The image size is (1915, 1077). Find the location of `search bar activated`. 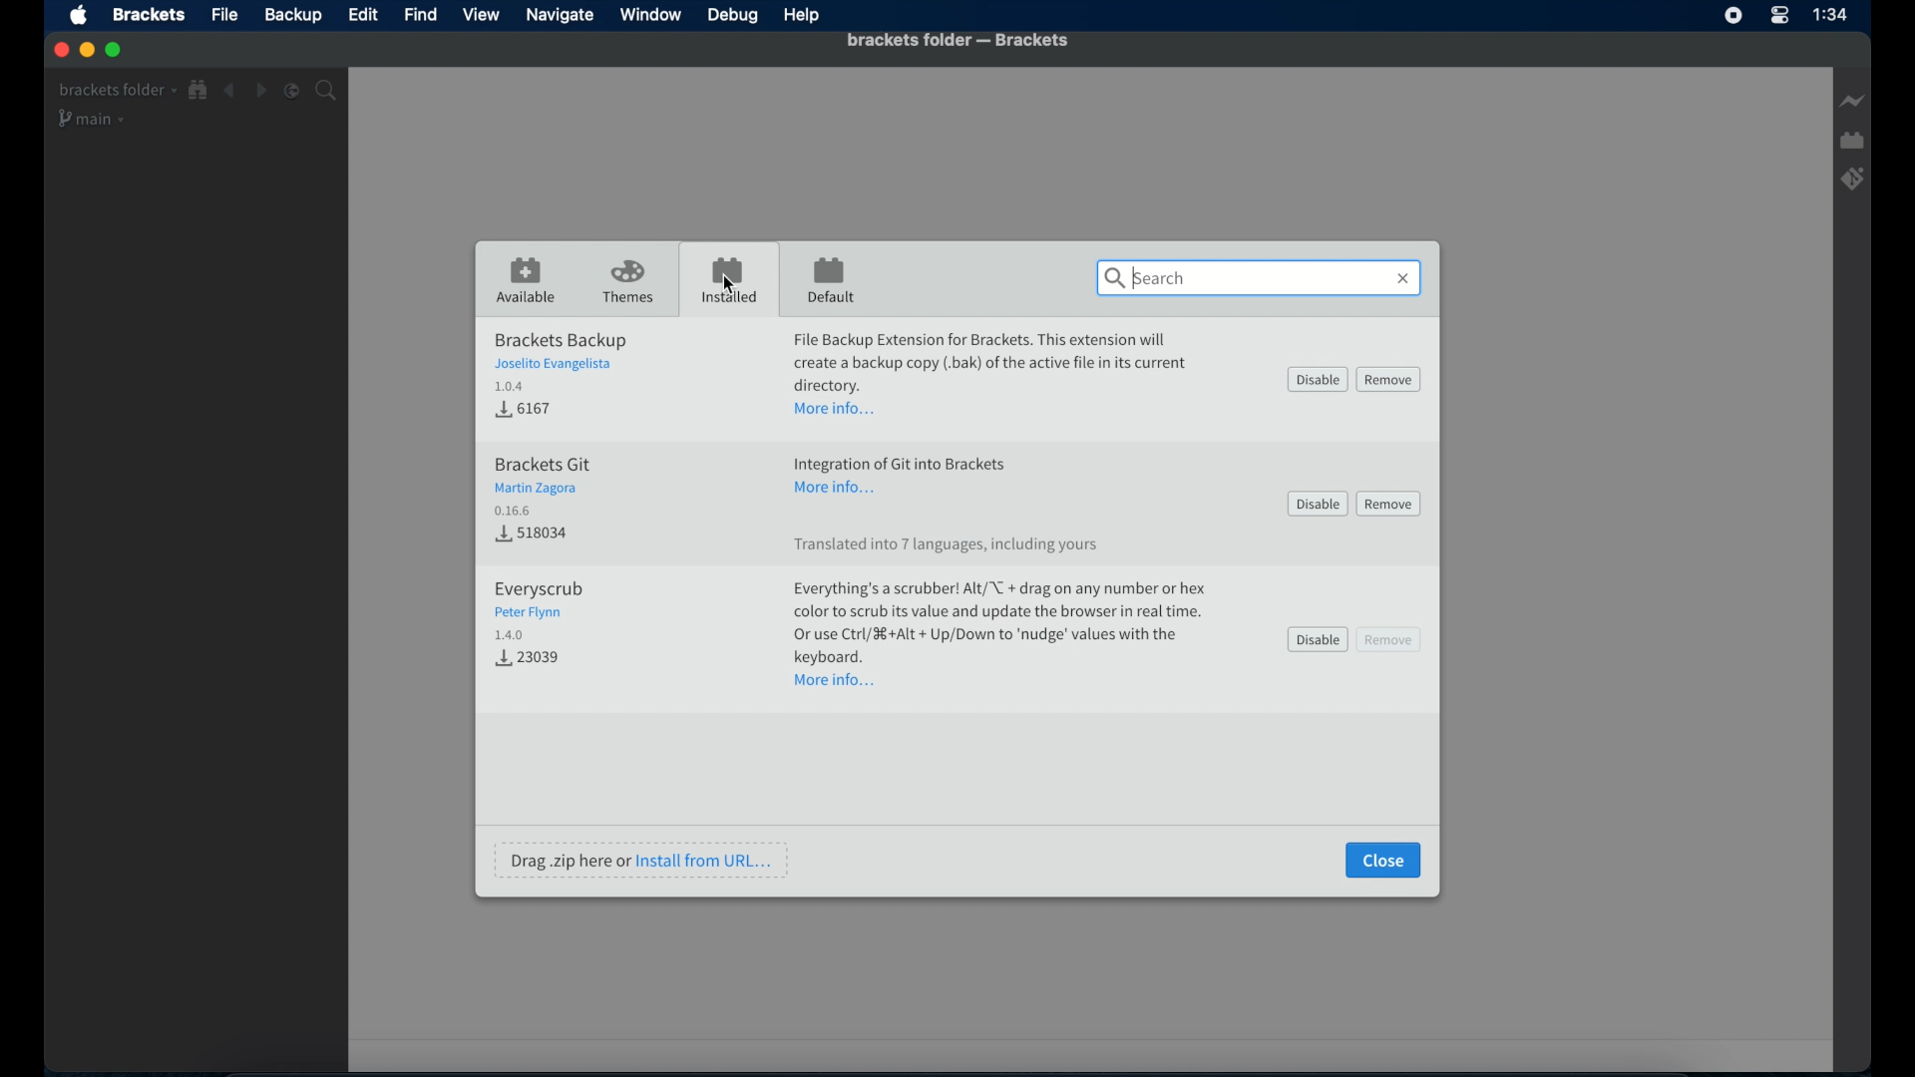

search bar activated is located at coordinates (1260, 278).